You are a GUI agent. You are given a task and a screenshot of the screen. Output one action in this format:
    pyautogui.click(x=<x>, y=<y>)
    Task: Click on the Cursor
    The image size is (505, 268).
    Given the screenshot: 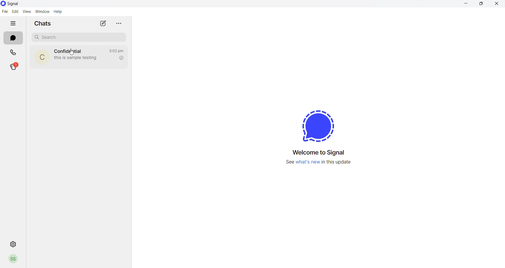 What is the action you would take?
    pyautogui.click(x=73, y=52)
    